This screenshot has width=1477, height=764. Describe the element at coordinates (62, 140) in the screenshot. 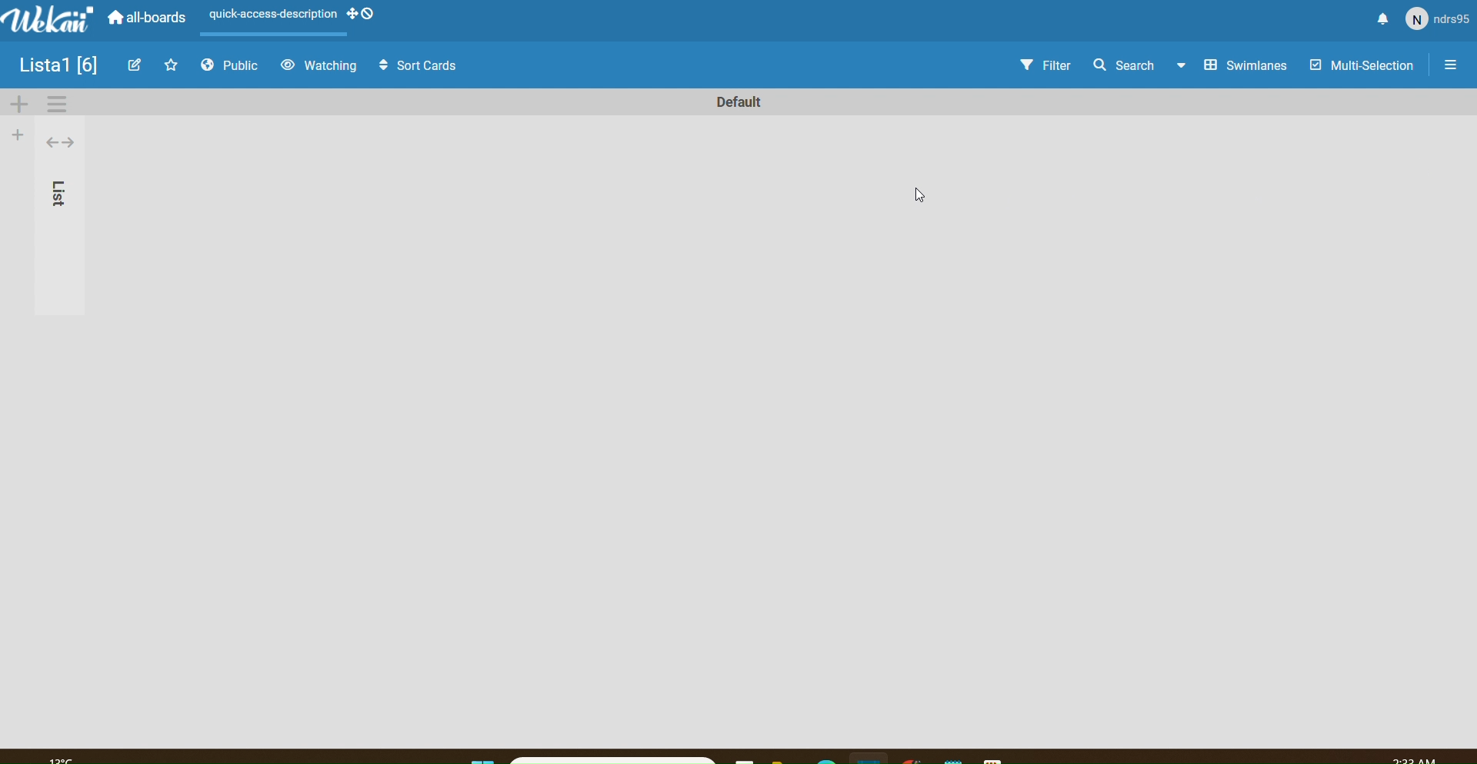

I see `toggle` at that location.